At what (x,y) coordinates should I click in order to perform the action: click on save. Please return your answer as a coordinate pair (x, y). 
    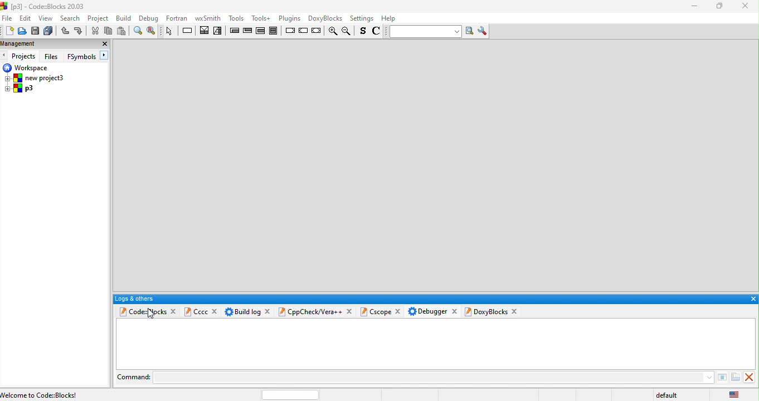
    Looking at the image, I should click on (35, 31).